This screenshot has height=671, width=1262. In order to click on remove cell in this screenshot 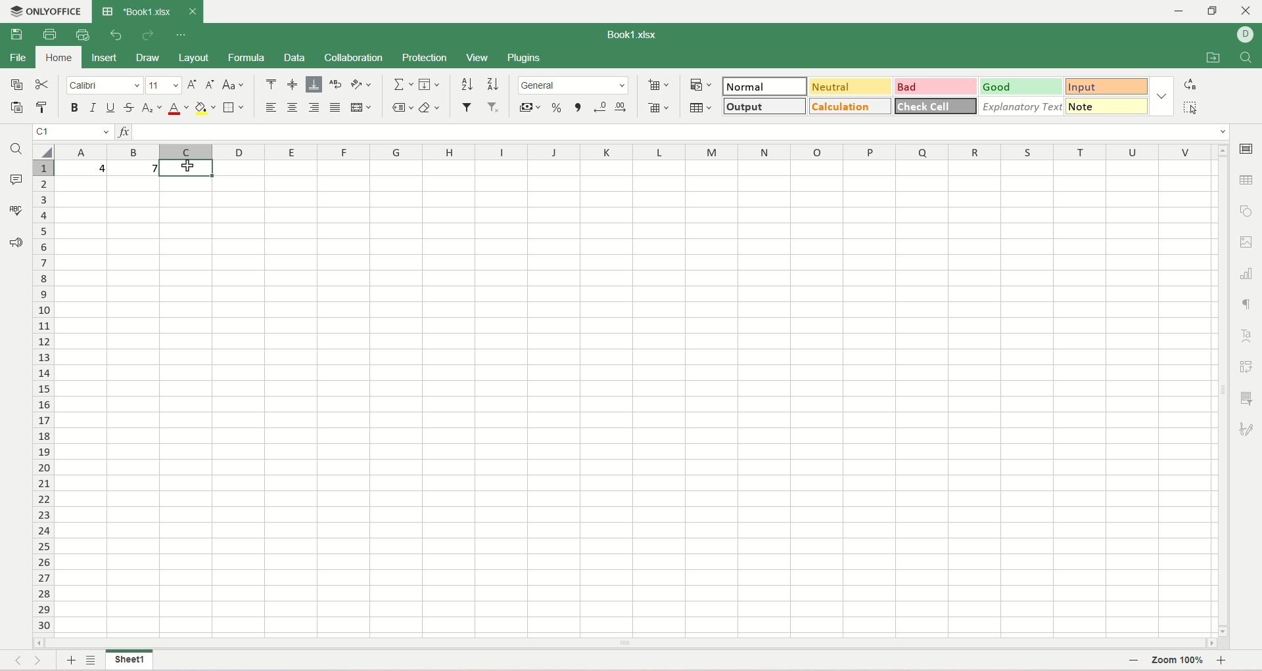, I will do `click(655, 106)`.